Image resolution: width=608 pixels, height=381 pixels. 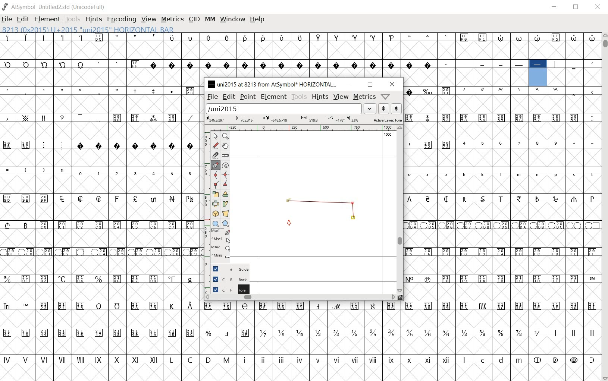 I want to click on measure a distance, angle between points, so click(x=226, y=155).